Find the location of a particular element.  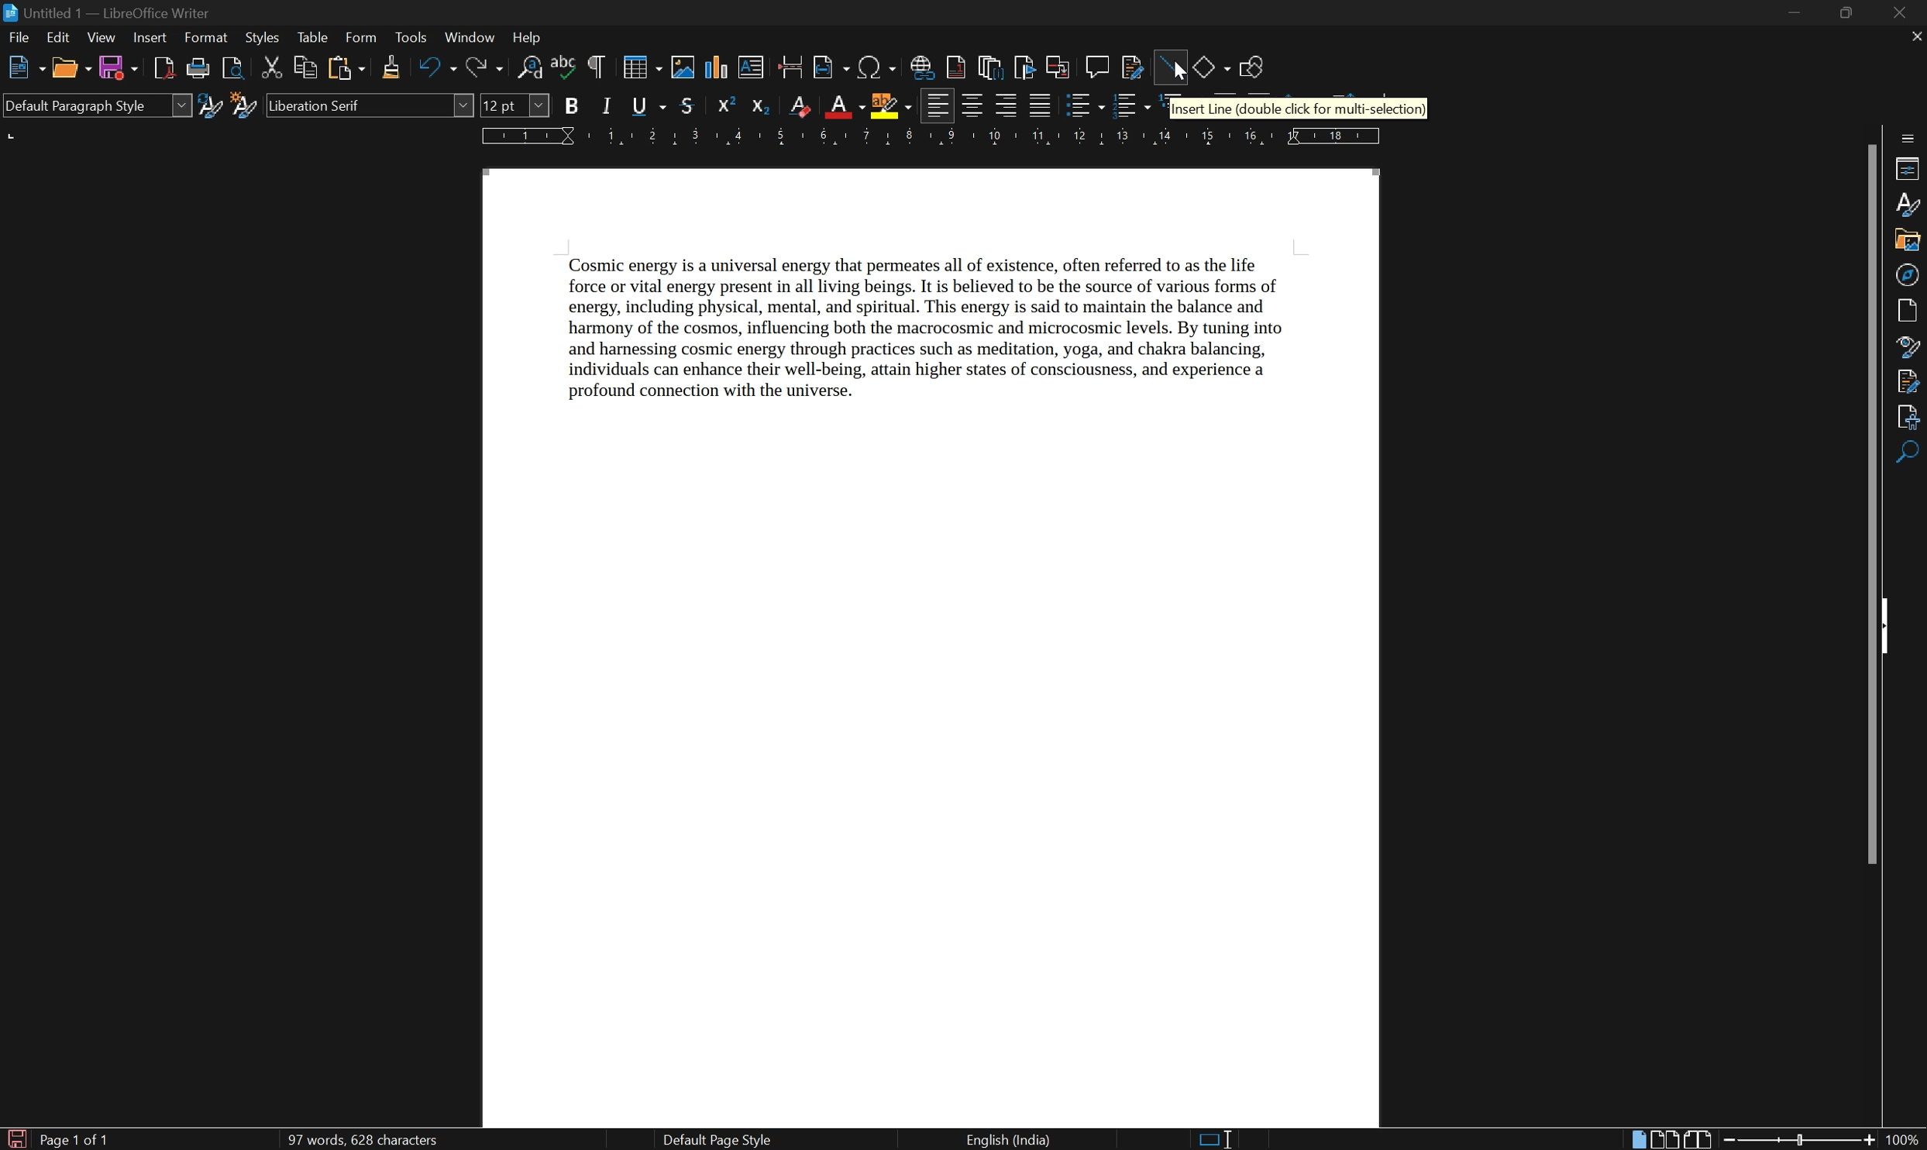

print is located at coordinates (197, 69).